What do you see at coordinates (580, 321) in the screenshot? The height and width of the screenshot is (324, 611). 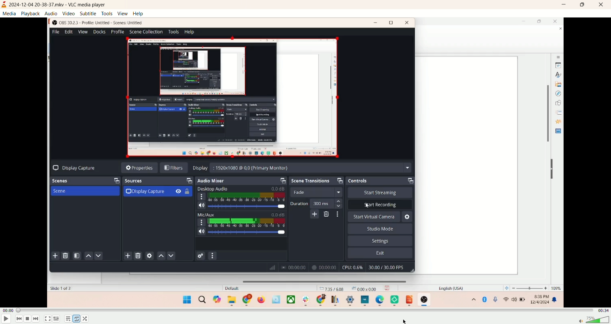 I see `mute` at bounding box center [580, 321].